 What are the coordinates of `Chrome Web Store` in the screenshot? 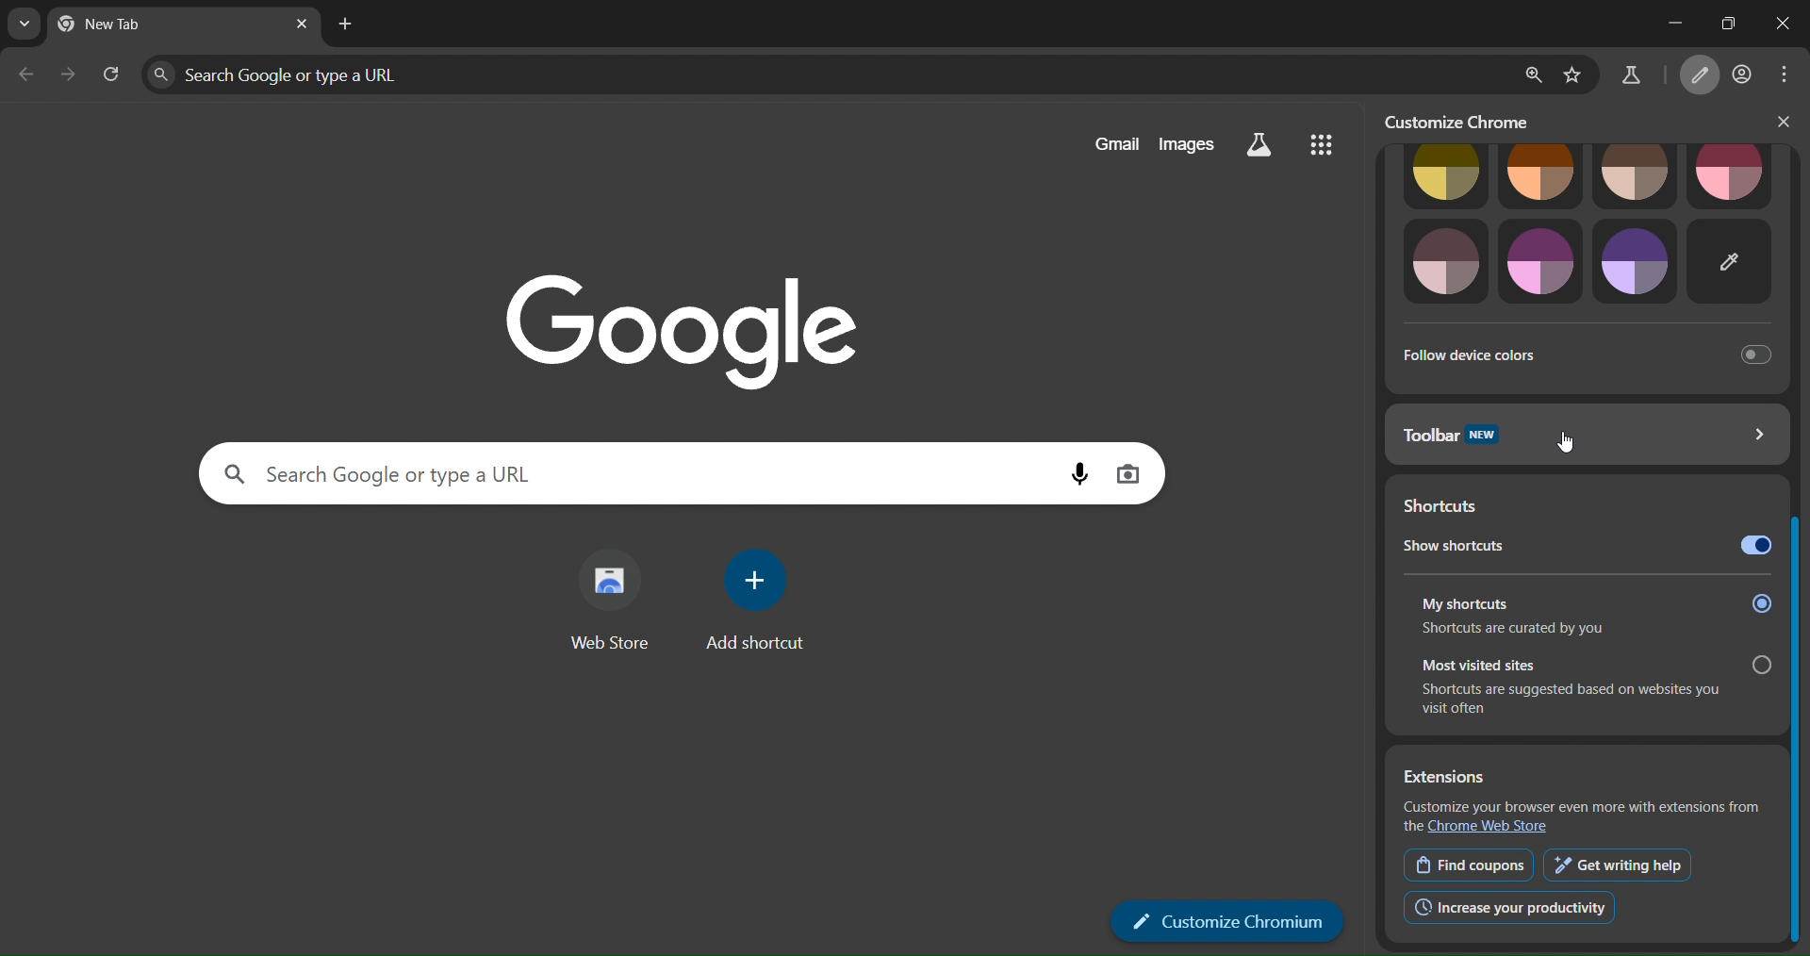 It's located at (1489, 825).